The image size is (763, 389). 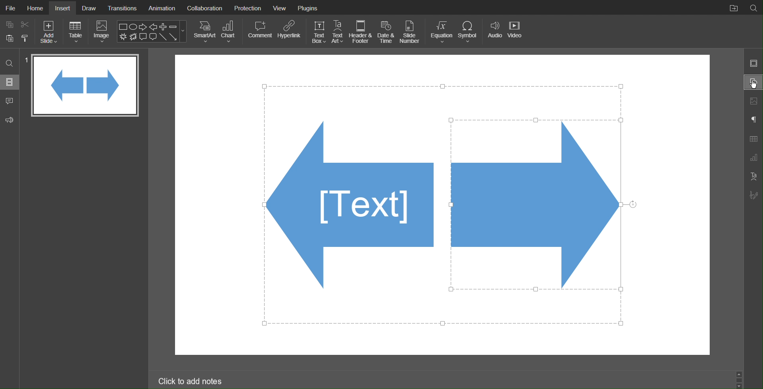 I want to click on Text Art, so click(x=338, y=31).